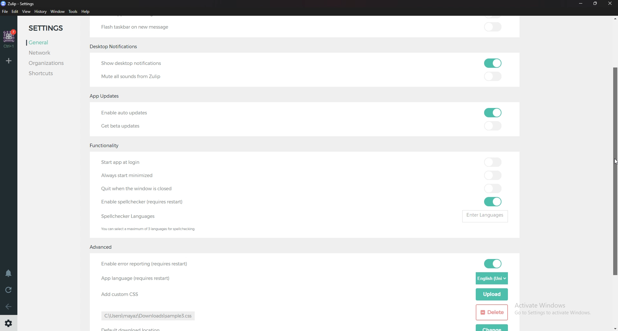  I want to click on toggle, so click(495, 264).